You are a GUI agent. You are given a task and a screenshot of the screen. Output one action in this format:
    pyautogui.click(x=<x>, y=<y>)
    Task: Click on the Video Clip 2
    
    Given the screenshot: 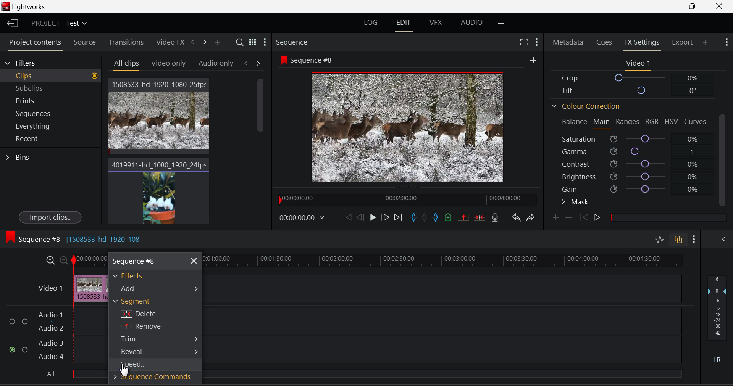 What is the action you would take?
    pyautogui.click(x=161, y=192)
    